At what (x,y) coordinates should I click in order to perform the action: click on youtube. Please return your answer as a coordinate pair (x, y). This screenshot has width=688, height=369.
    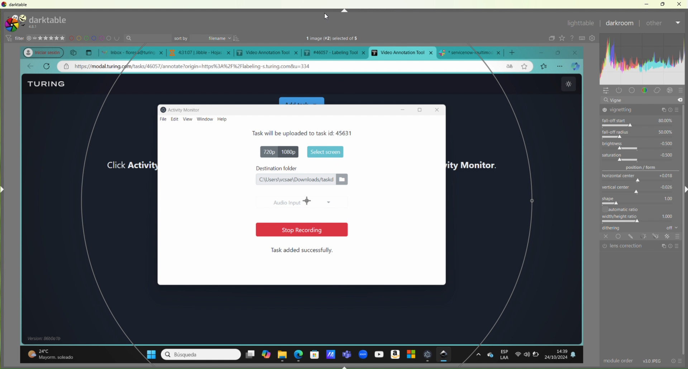
    Looking at the image, I should click on (378, 354).